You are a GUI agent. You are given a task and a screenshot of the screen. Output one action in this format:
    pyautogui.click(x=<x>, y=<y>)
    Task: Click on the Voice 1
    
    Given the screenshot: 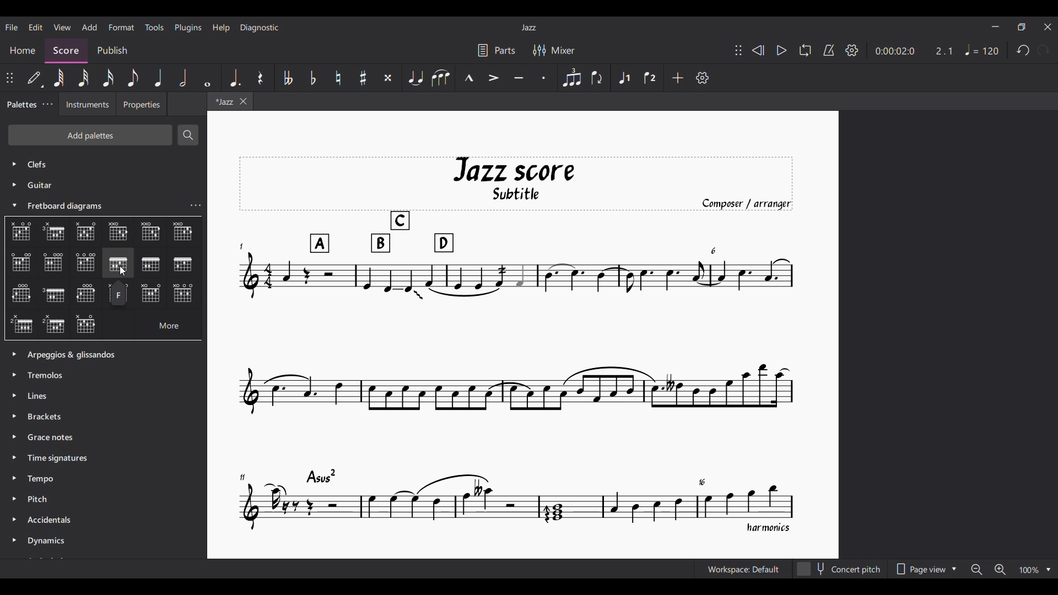 What is the action you would take?
    pyautogui.click(x=624, y=77)
    